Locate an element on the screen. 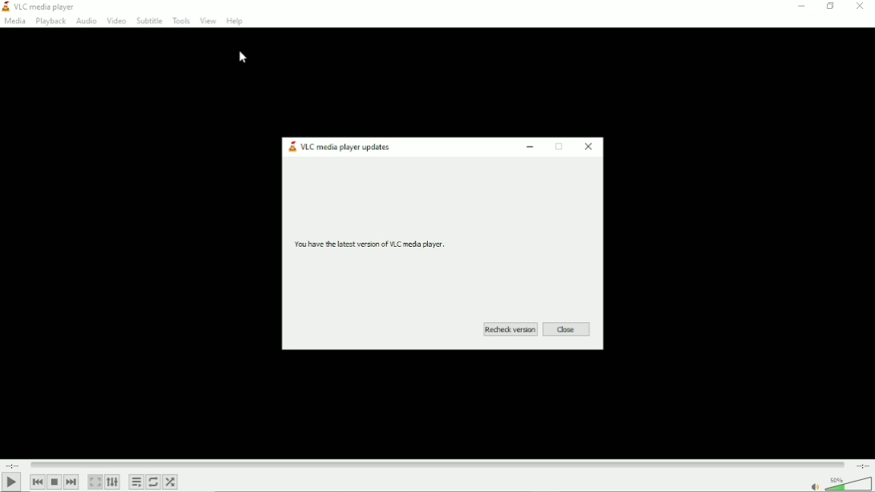 This screenshot has height=492, width=875. Recheck version is located at coordinates (510, 329).